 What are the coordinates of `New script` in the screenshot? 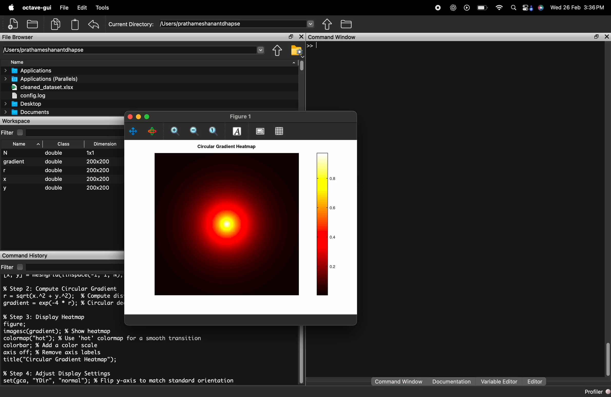 It's located at (13, 23).